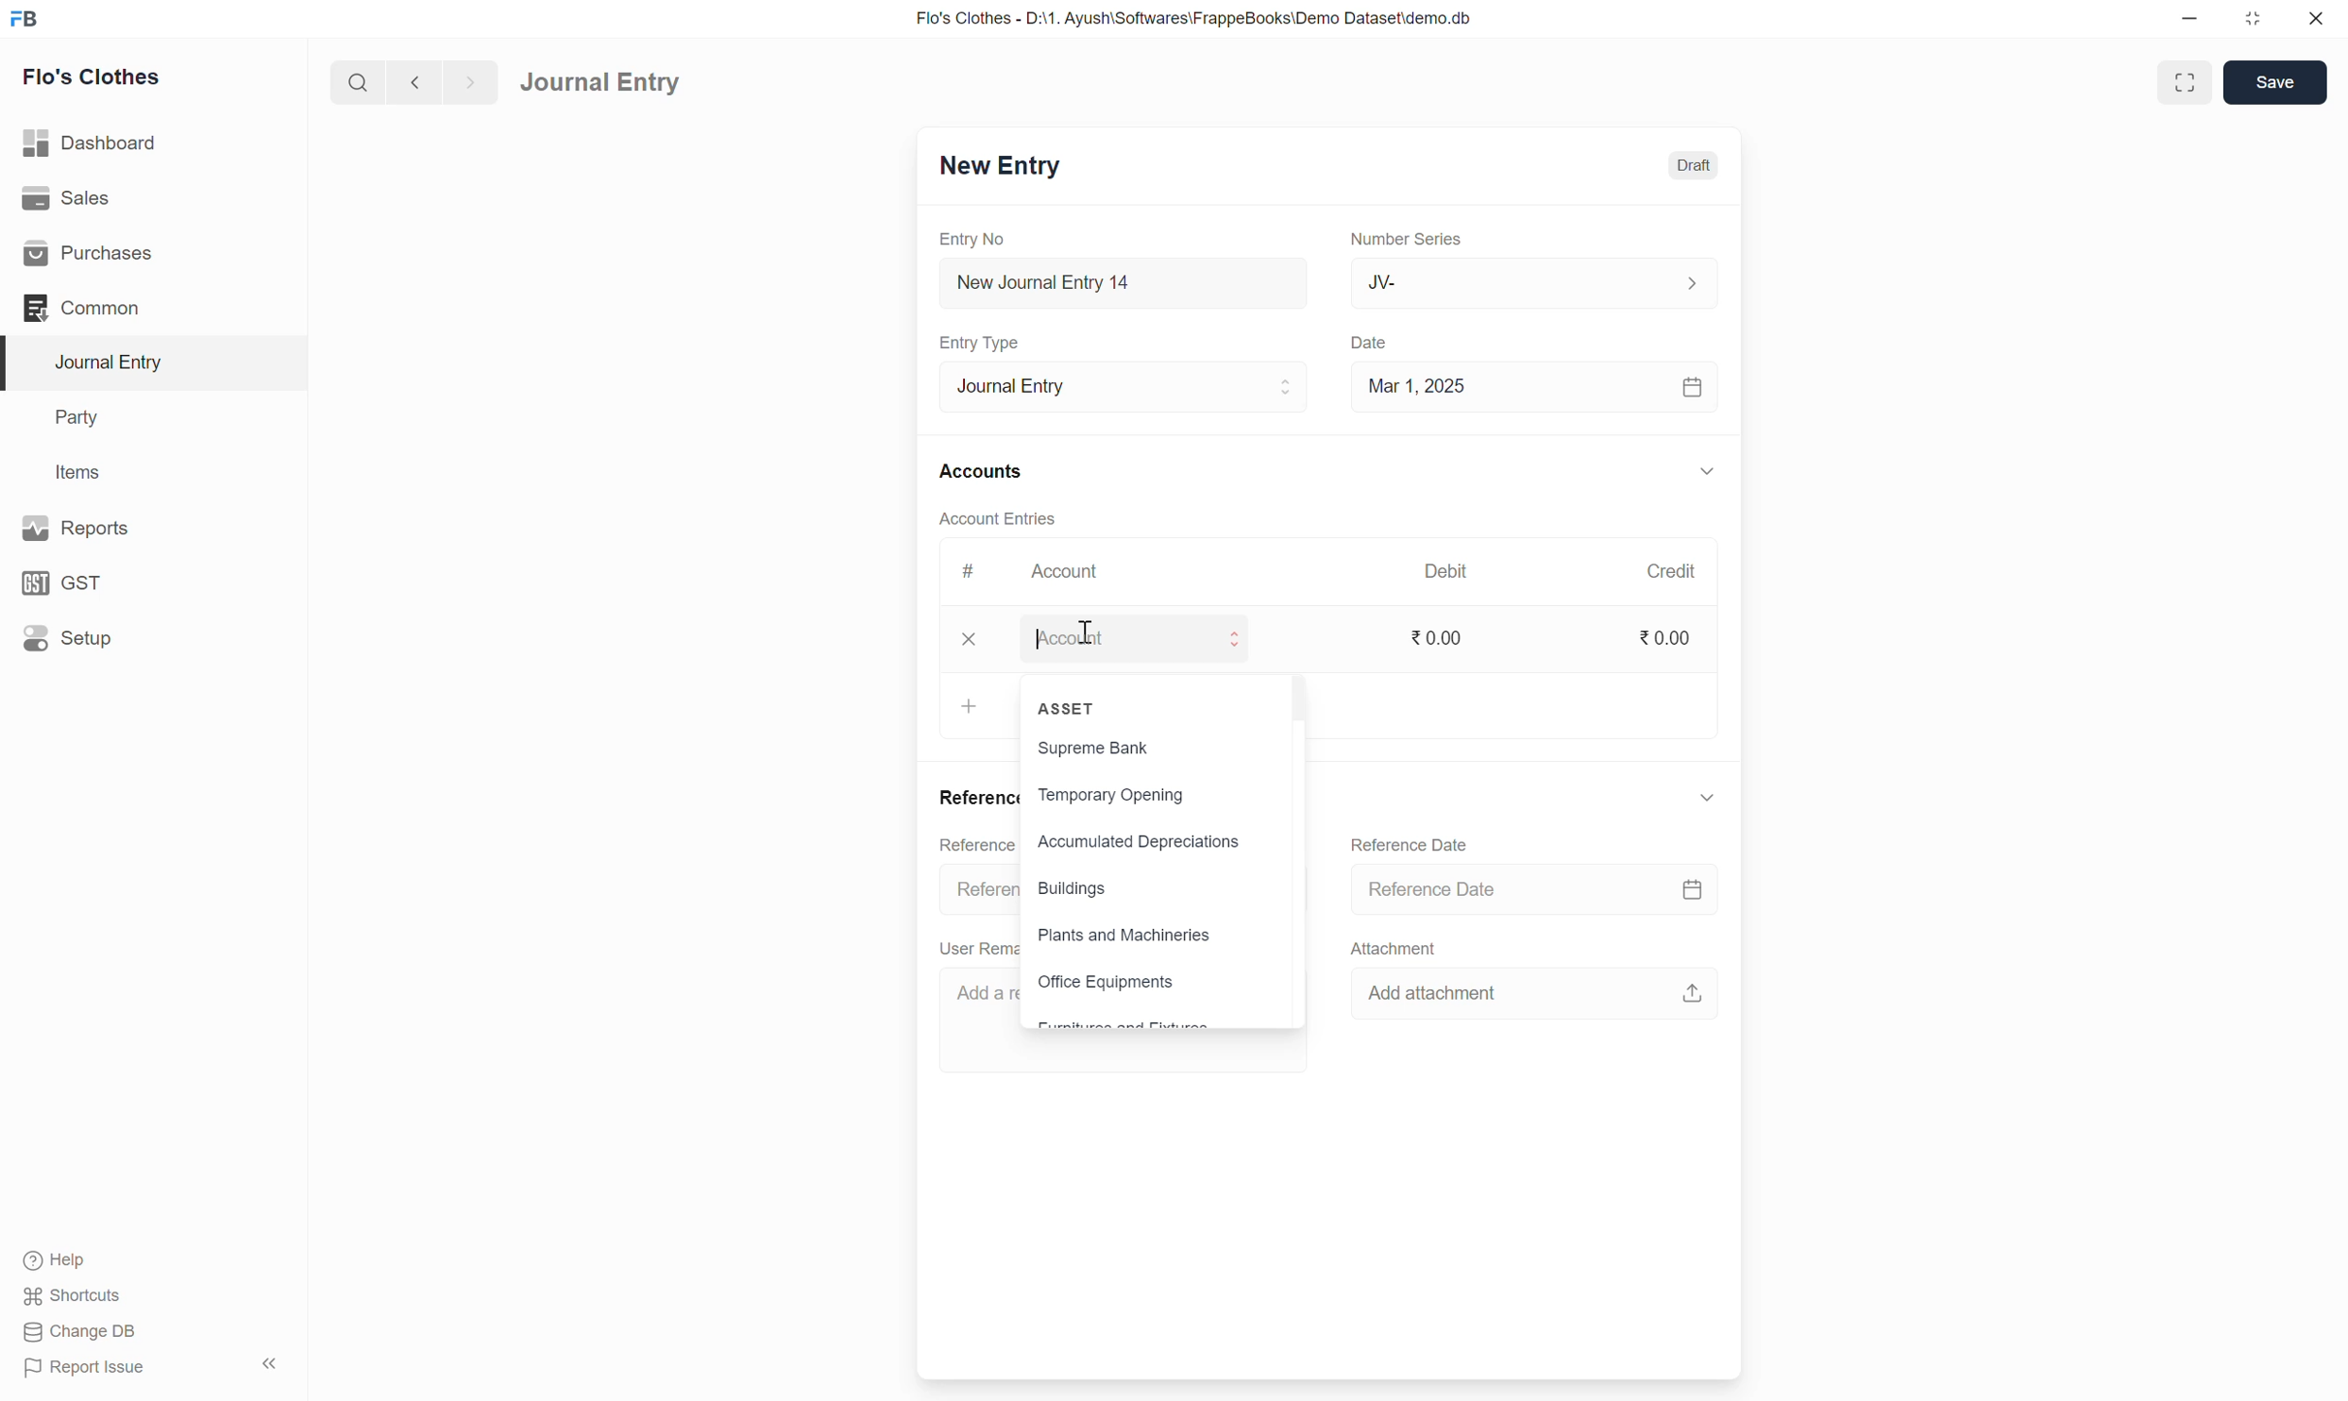 The width and height of the screenshot is (2348, 1401). What do you see at coordinates (981, 993) in the screenshot?
I see `Add a re` at bounding box center [981, 993].